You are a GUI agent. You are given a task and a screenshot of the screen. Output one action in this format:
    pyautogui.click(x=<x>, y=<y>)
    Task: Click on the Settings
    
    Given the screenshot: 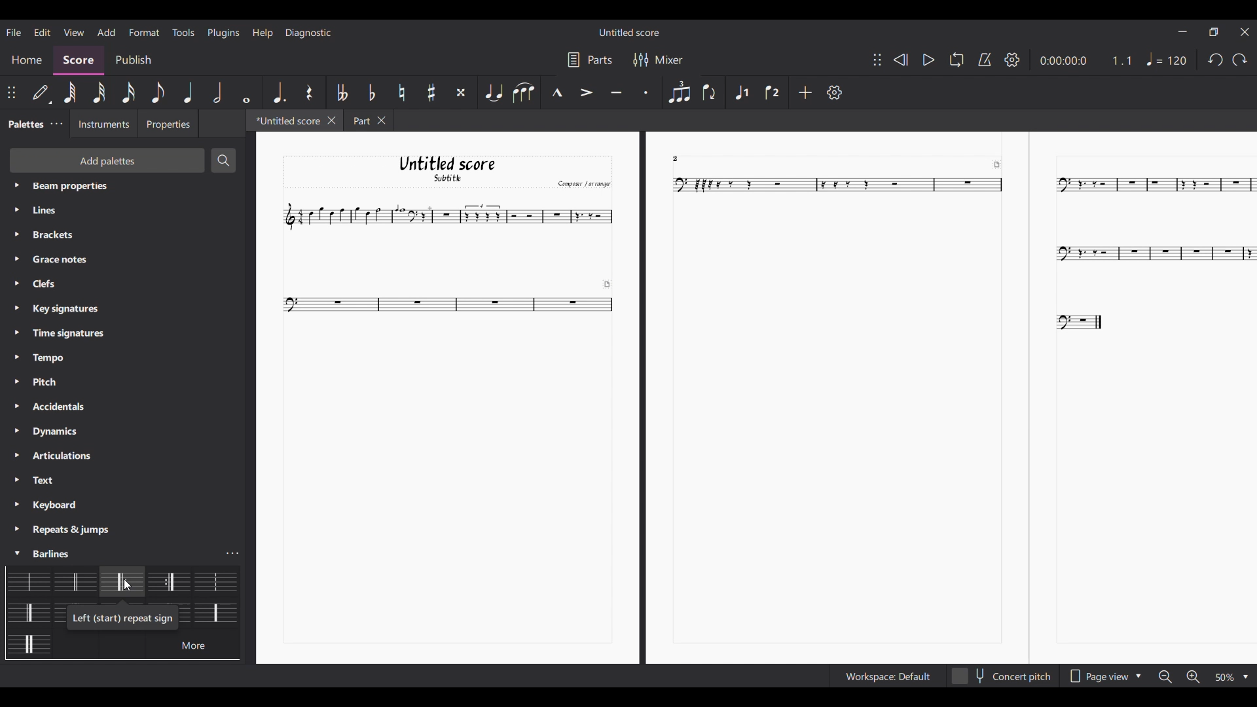 What is the action you would take?
    pyautogui.click(x=1012, y=60)
    